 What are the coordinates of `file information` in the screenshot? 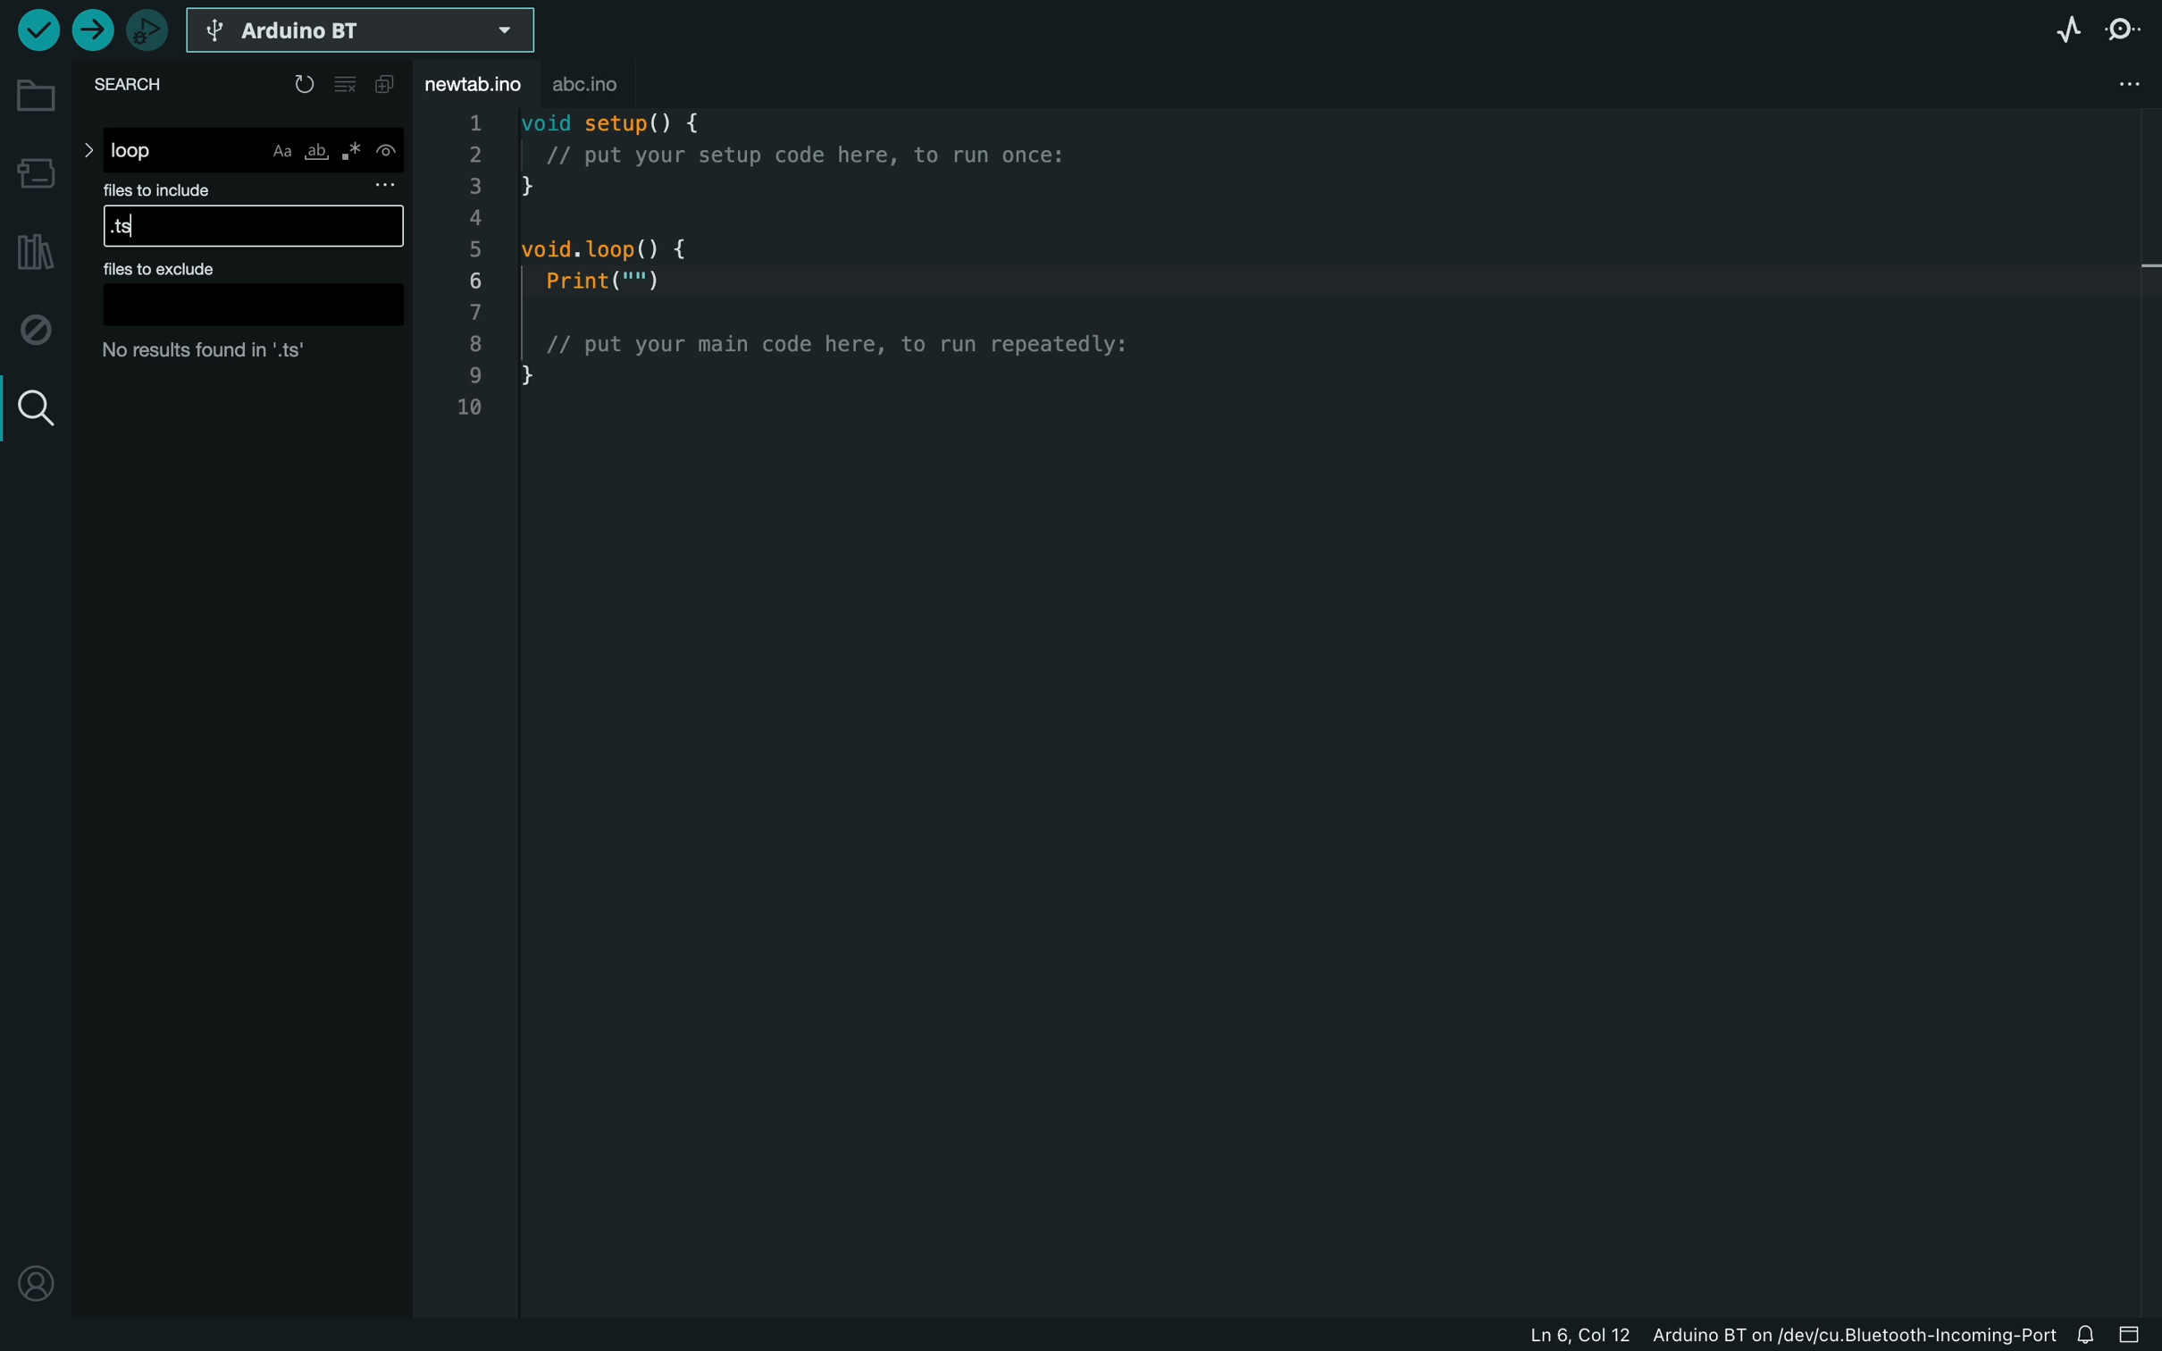 It's located at (1702, 1332).